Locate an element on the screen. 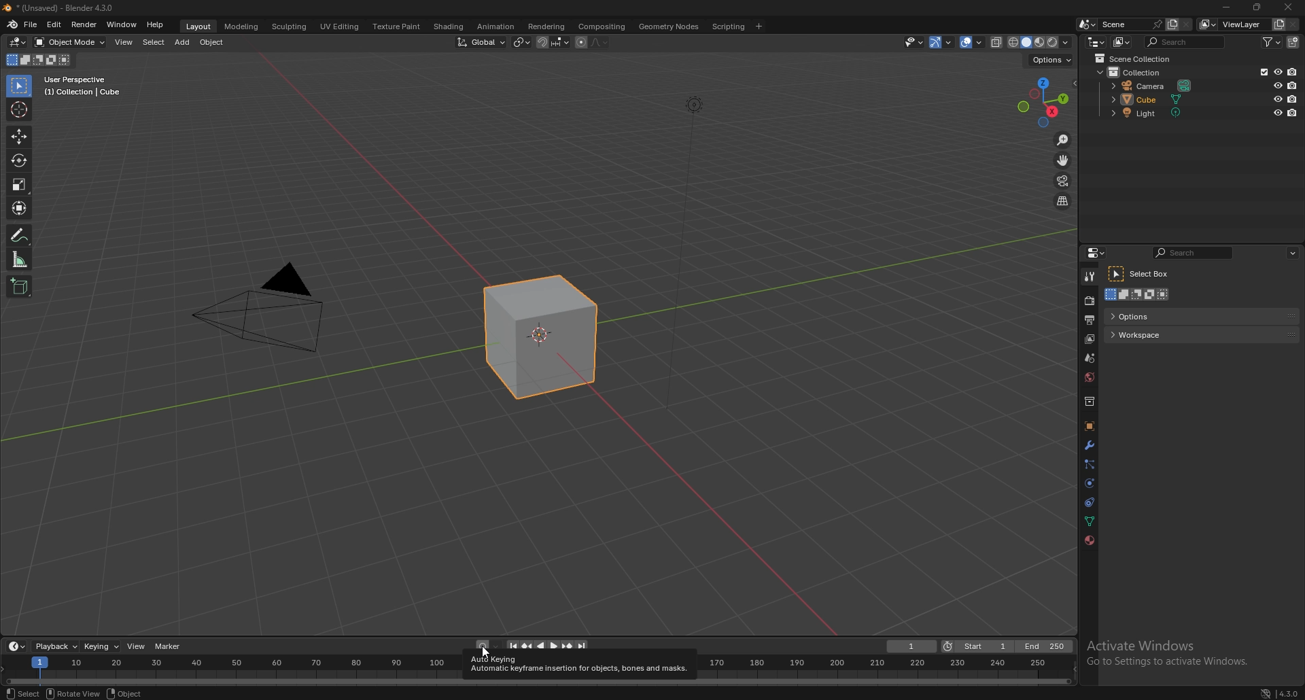  perspective/orthographic is located at coordinates (1062, 200).